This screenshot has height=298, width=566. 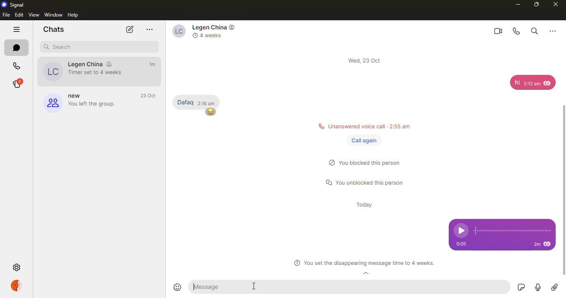 I want to click on 2:12 am, so click(x=532, y=85).